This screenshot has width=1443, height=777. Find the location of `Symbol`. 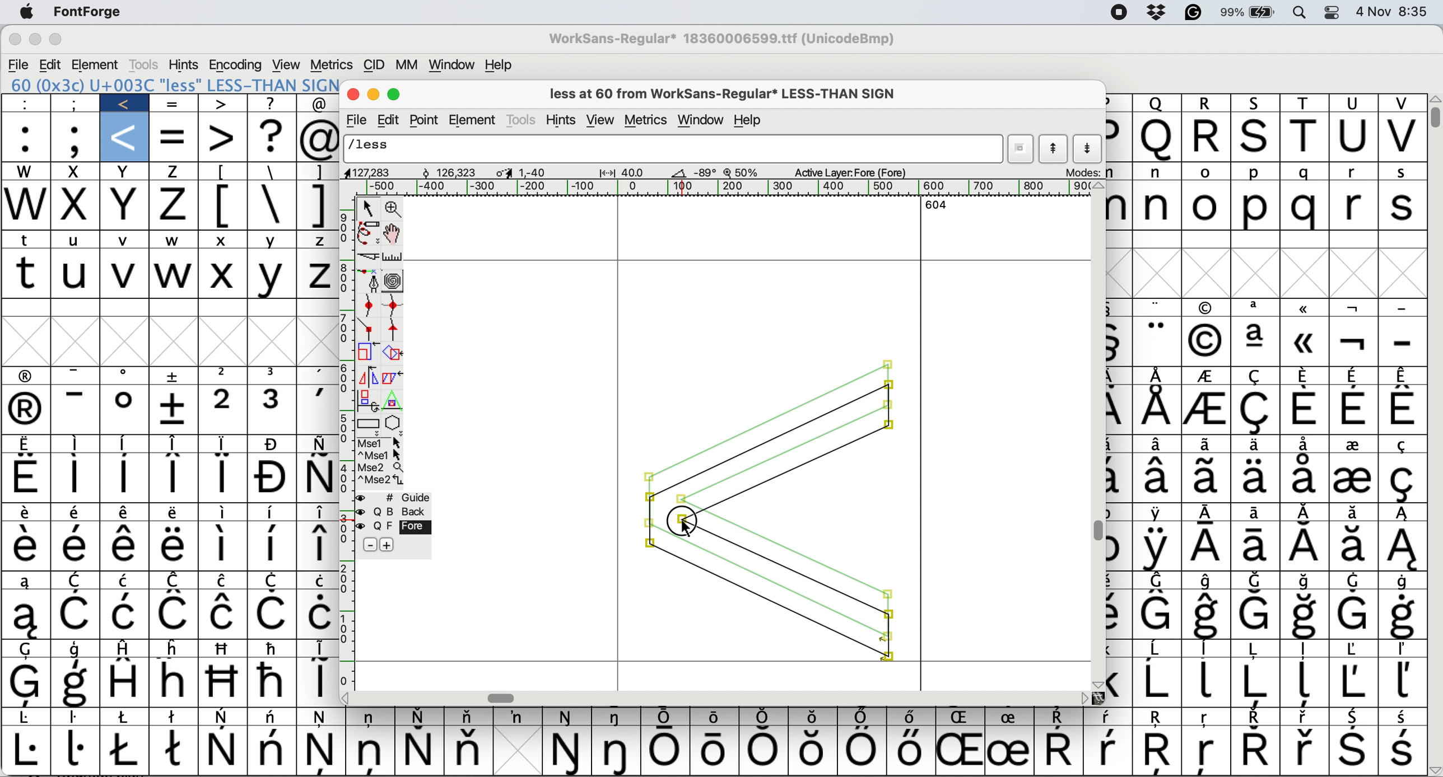

Symbol is located at coordinates (175, 615).